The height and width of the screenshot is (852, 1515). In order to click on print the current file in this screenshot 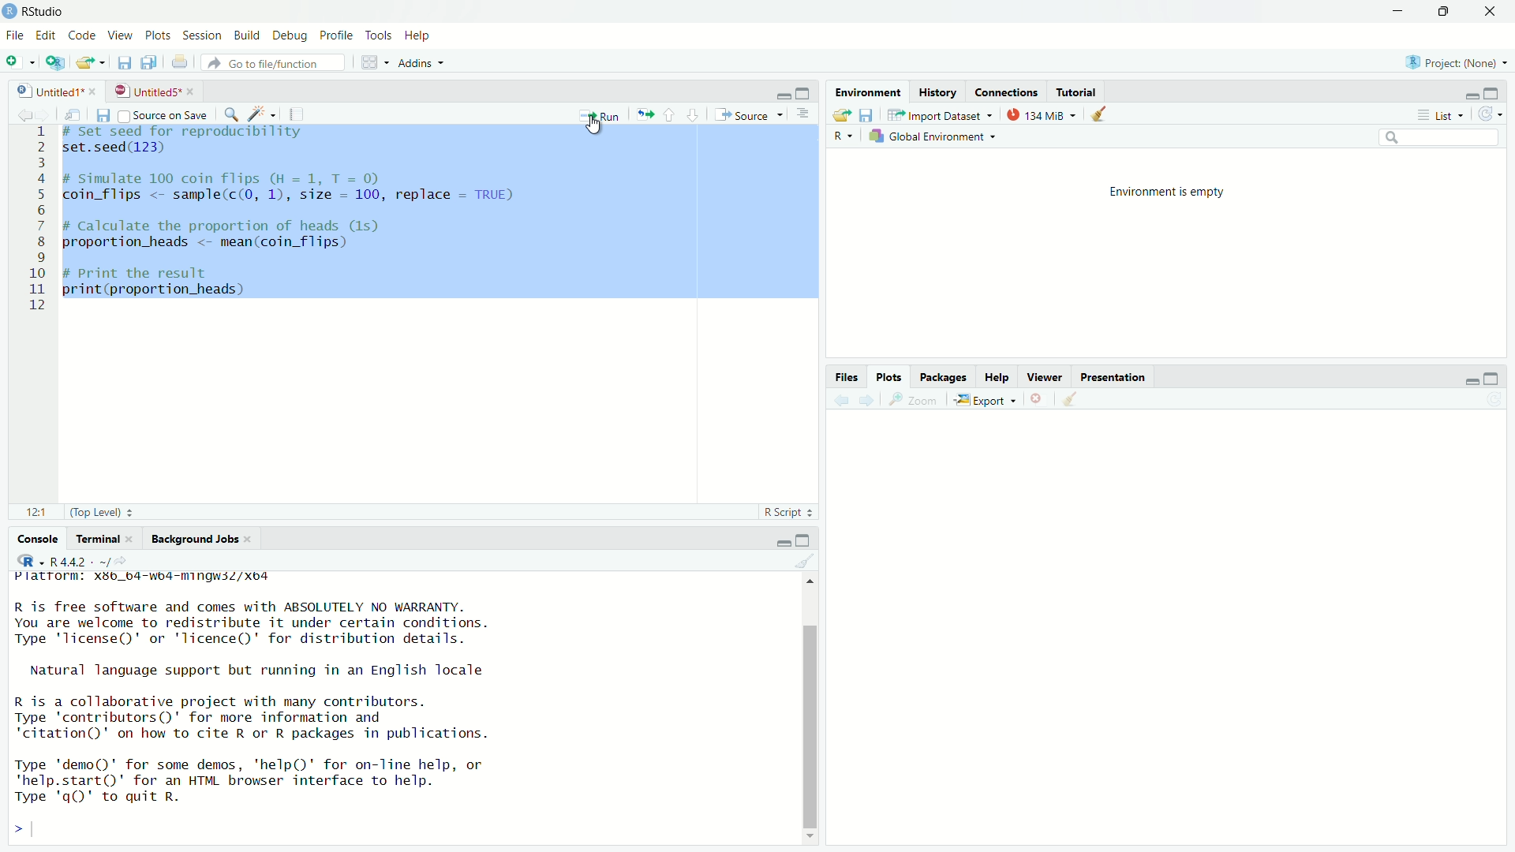, I will do `click(178, 64)`.